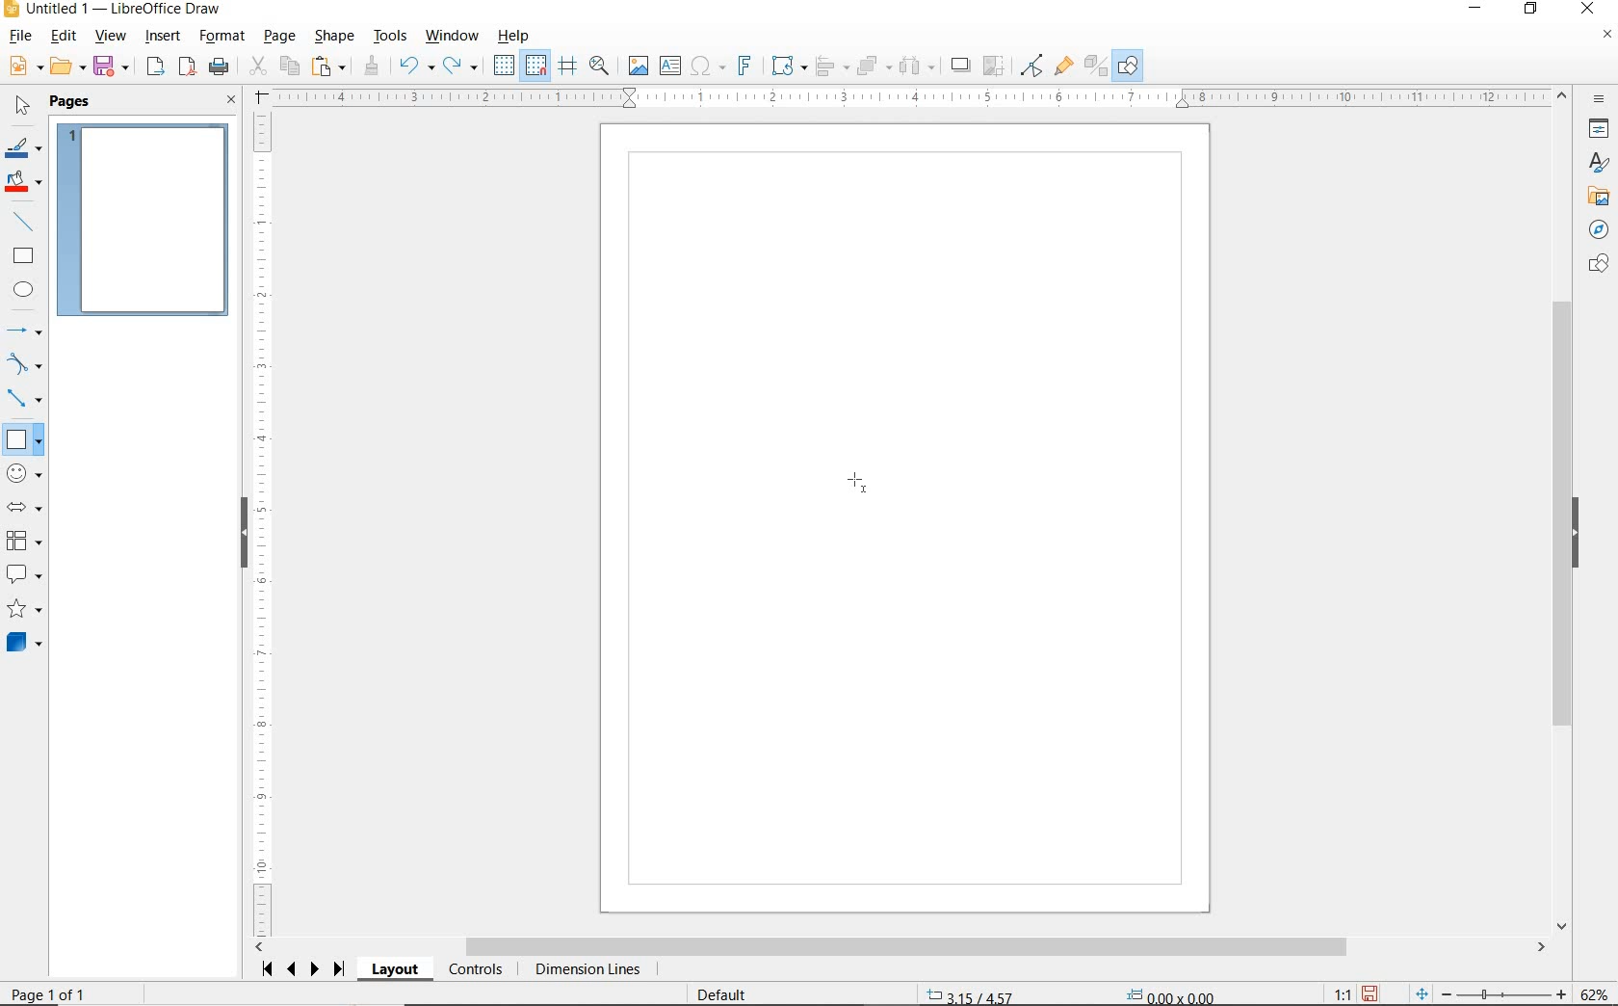 Image resolution: width=1618 pixels, height=1006 pixels. Describe the element at coordinates (281, 37) in the screenshot. I see `PAGE` at that location.